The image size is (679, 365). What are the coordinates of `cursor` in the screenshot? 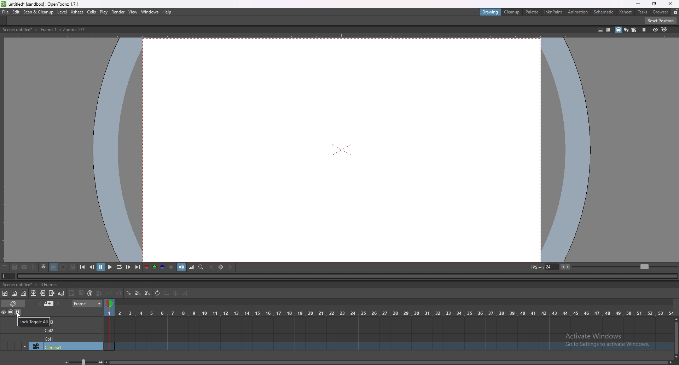 It's located at (18, 314).